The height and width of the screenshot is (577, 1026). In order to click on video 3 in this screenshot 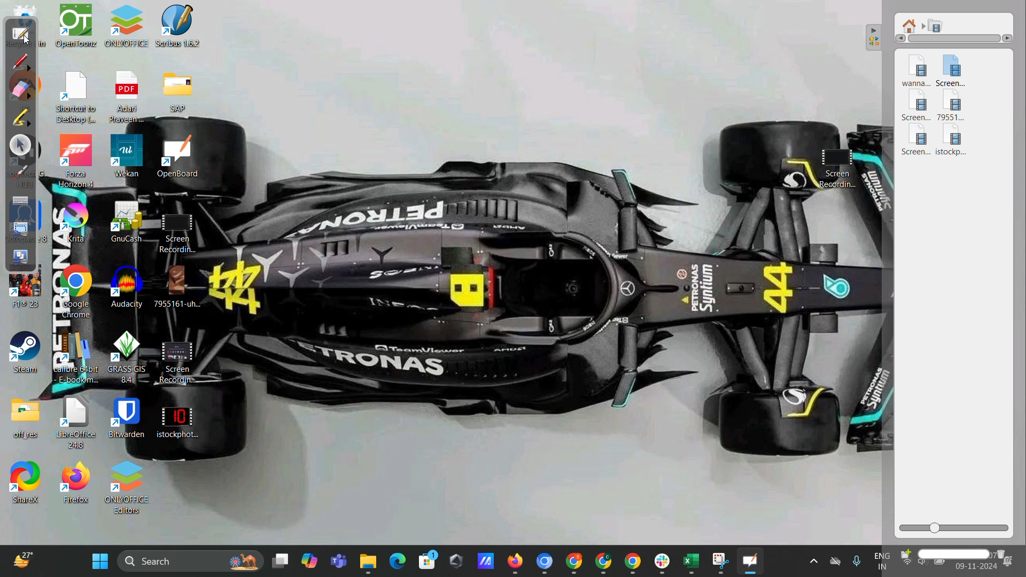, I will do `click(915, 107)`.